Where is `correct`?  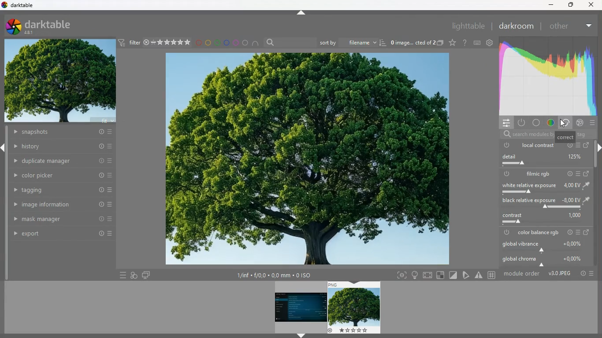
correct is located at coordinates (549, 75).